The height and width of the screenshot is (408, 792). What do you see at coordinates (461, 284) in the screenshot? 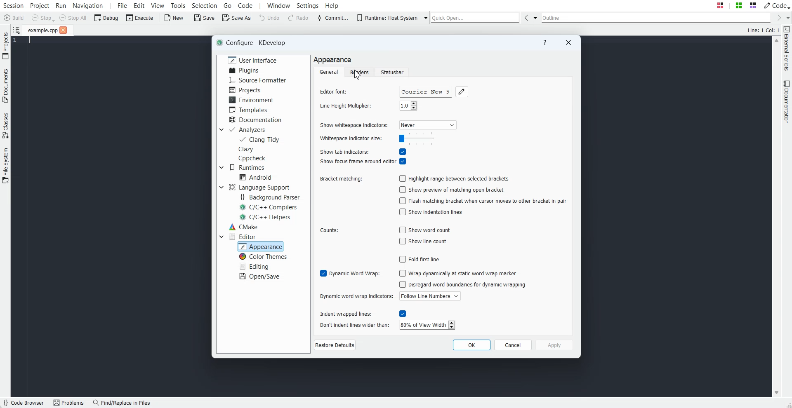
I see `Disable Disregard word boundaries for dynamic wrapping` at bounding box center [461, 284].